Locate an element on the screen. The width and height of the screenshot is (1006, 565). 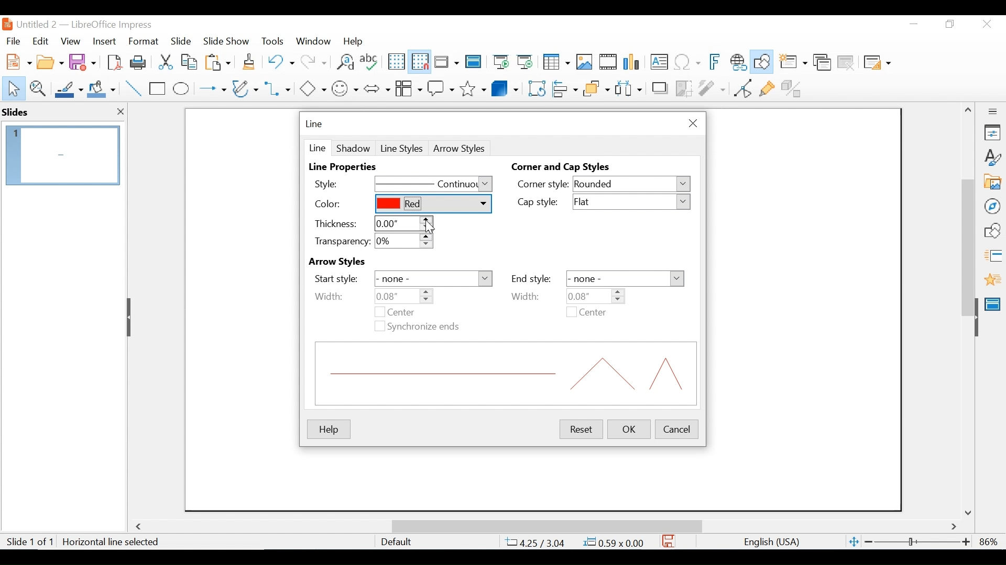
Synchronize is located at coordinates (425, 327).